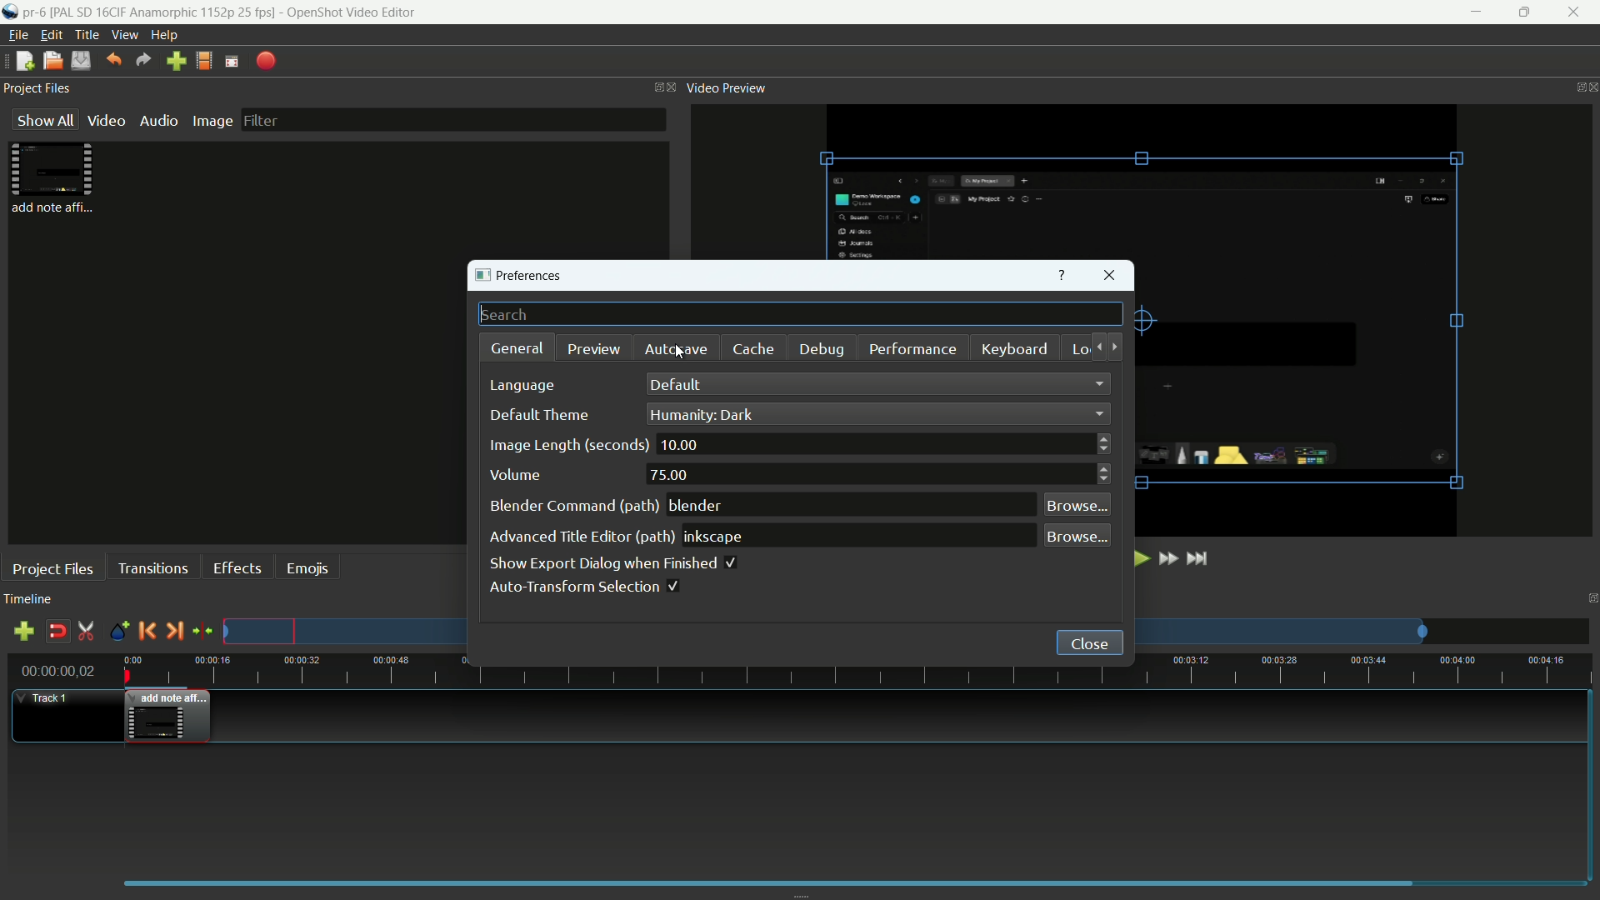 This screenshot has width=1600, height=900. What do you see at coordinates (516, 475) in the screenshot?
I see `volume` at bounding box center [516, 475].